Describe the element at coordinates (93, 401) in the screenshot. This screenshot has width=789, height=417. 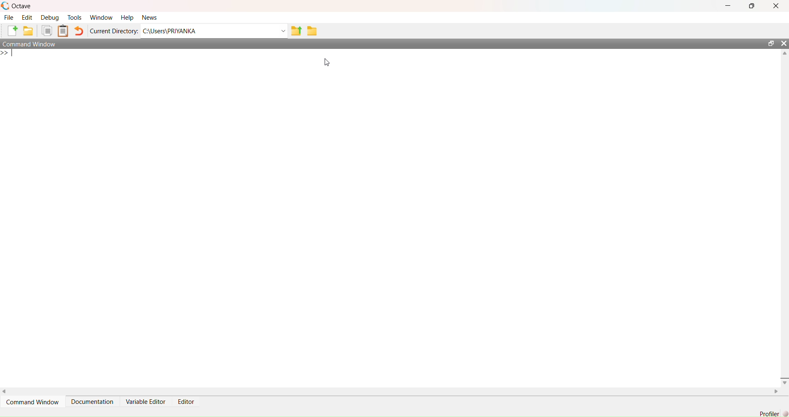
I see `Documentation` at that location.